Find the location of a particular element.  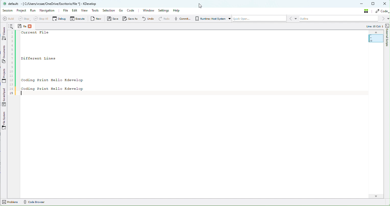

External Scripts is located at coordinates (387, 42).